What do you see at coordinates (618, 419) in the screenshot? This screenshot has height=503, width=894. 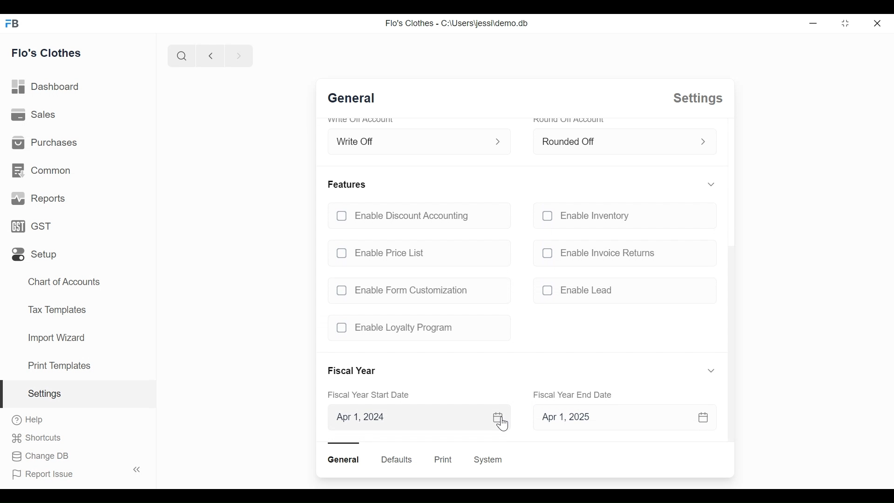 I see `Apr 1, 2025` at bounding box center [618, 419].